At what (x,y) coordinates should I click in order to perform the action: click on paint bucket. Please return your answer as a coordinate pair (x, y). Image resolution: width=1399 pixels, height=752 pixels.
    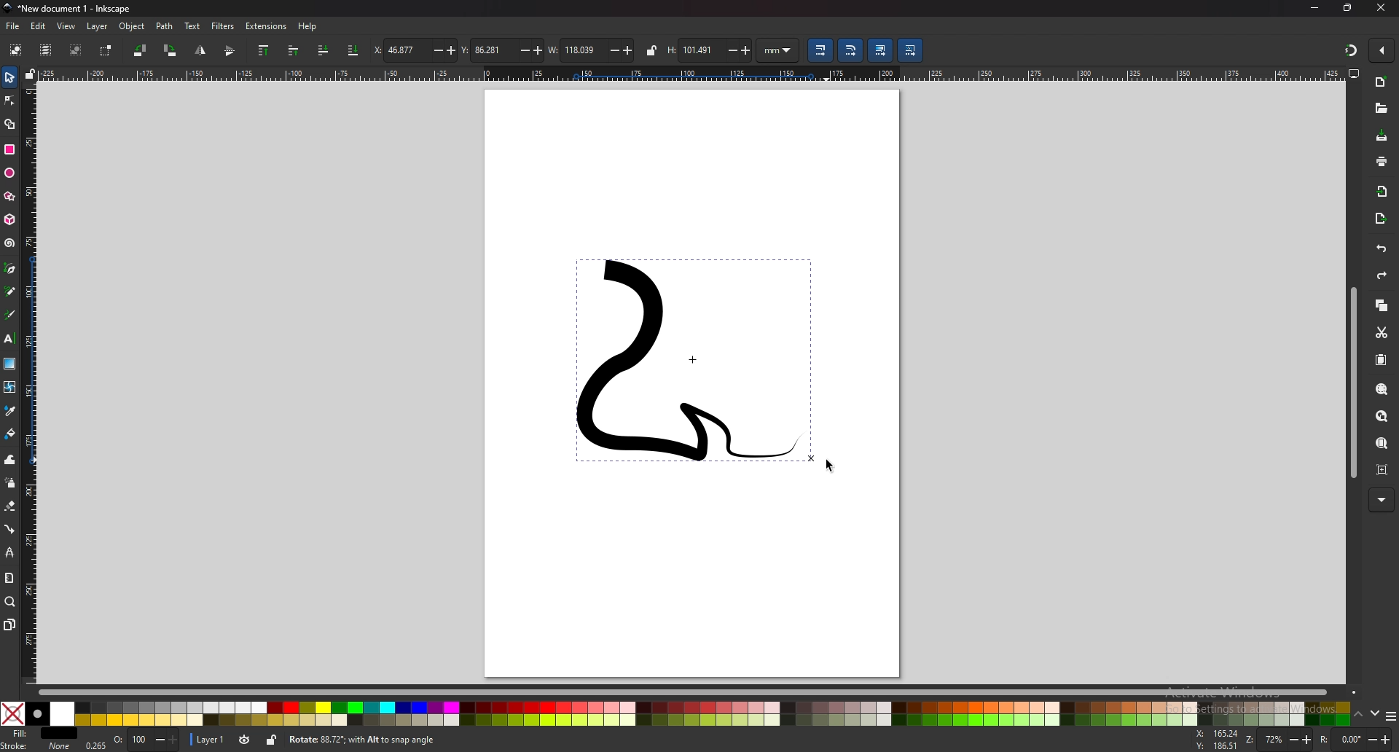
    Looking at the image, I should click on (10, 433).